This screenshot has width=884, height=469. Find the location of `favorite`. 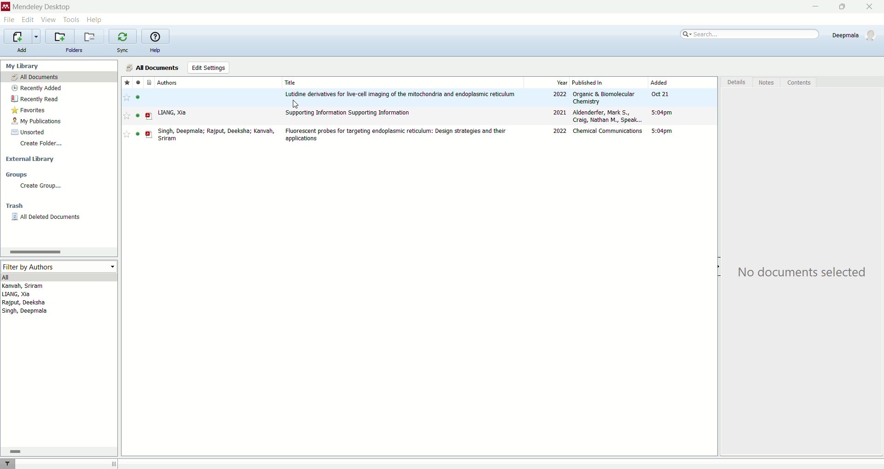

favorite is located at coordinates (125, 82).